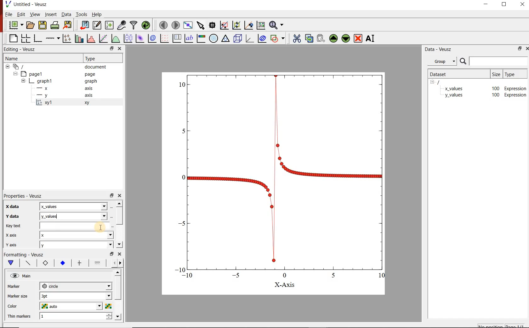 The height and width of the screenshot is (328, 529). Describe the element at coordinates (497, 74) in the screenshot. I see `size ` at that location.